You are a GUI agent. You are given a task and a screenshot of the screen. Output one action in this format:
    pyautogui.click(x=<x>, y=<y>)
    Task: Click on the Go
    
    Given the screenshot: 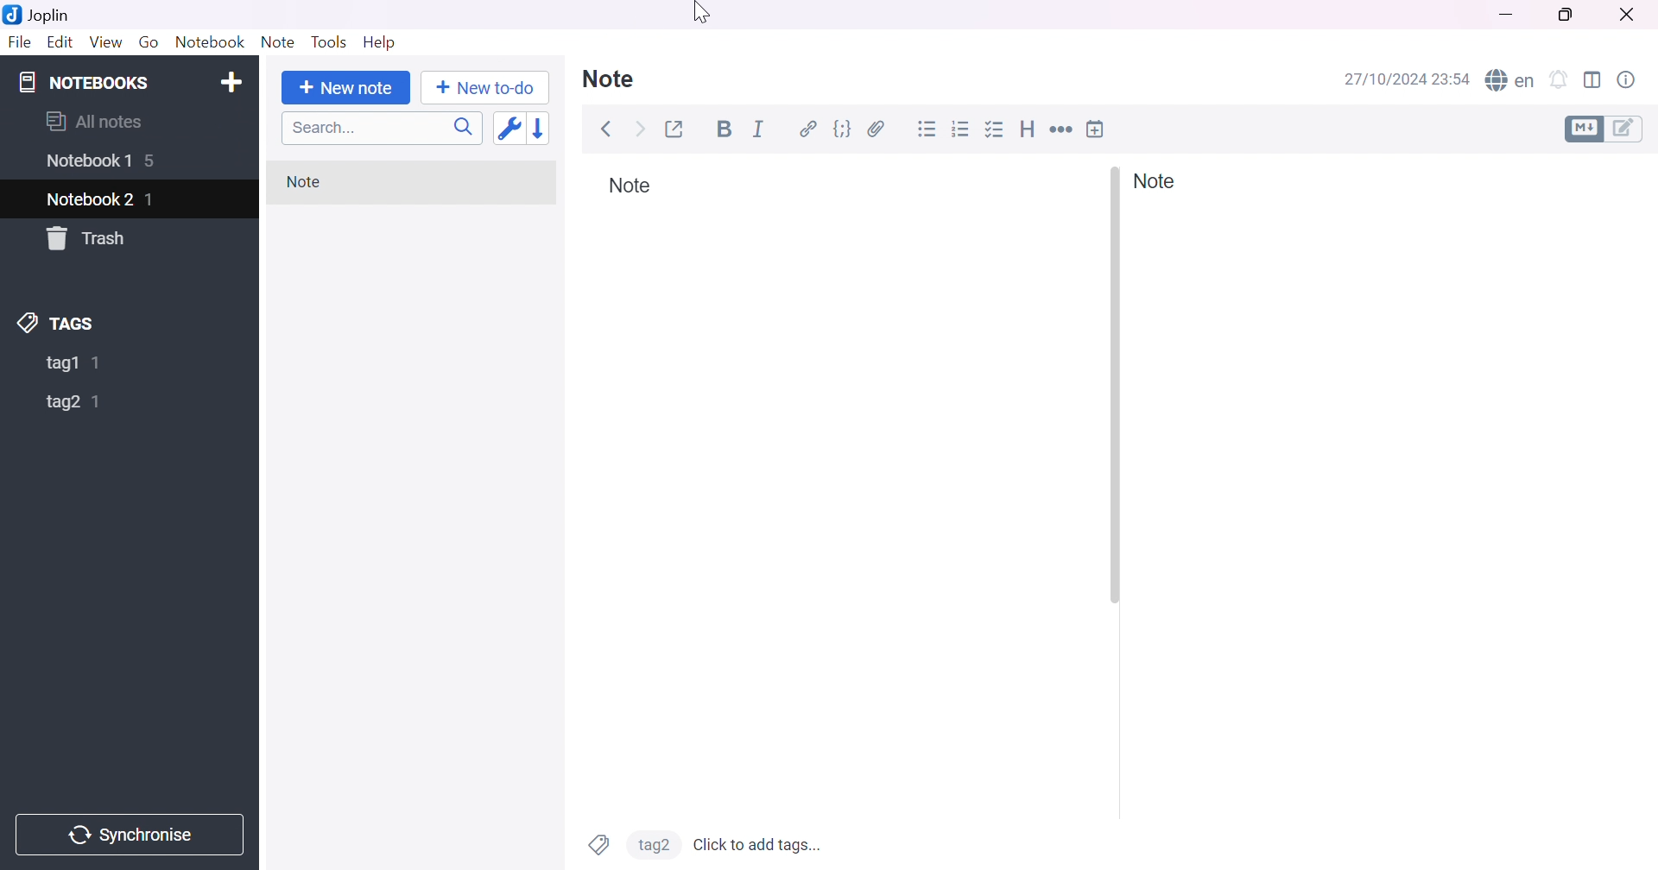 What is the action you would take?
    pyautogui.click(x=149, y=46)
    